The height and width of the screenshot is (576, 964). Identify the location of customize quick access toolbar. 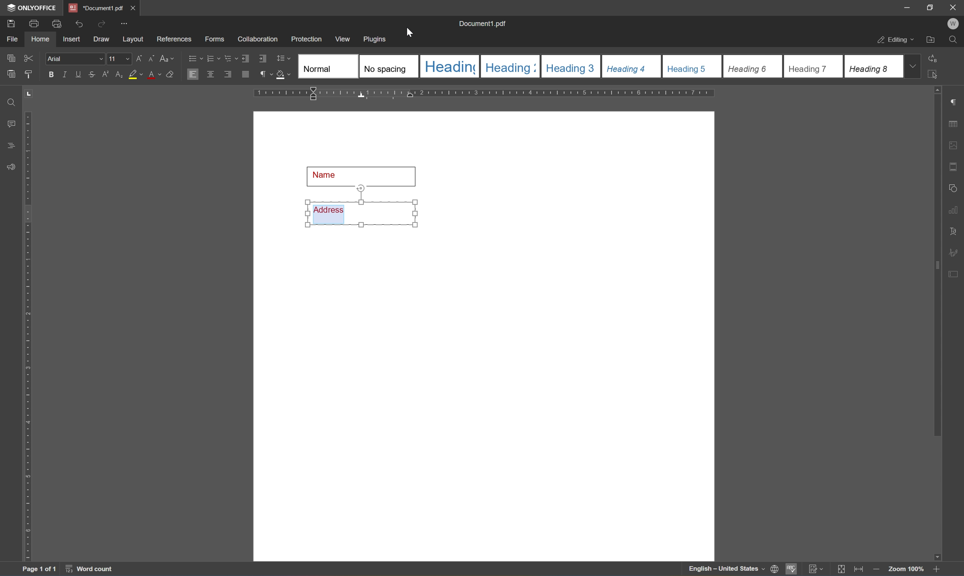
(124, 23).